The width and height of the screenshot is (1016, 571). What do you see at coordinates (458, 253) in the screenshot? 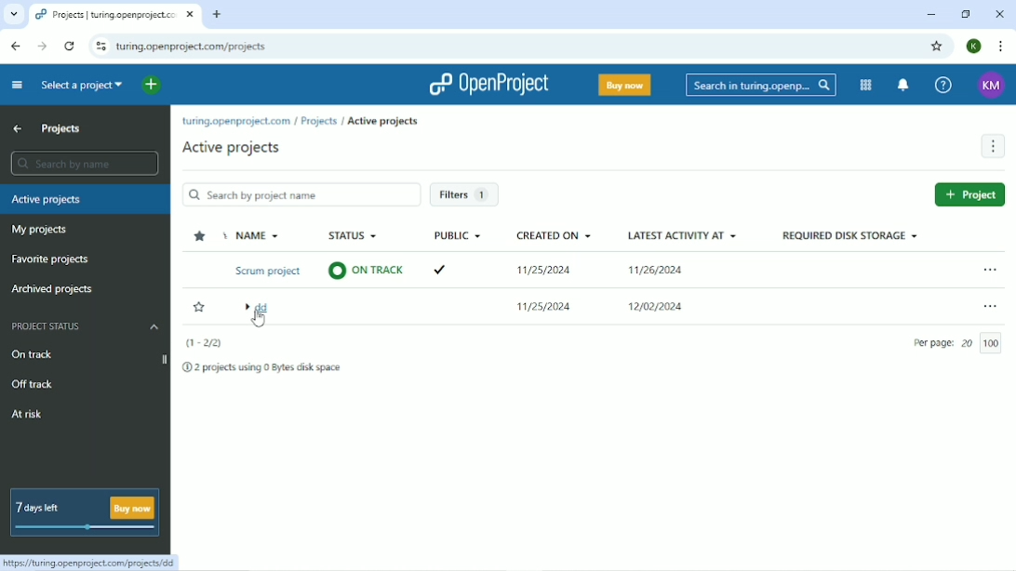
I see `Public` at bounding box center [458, 253].